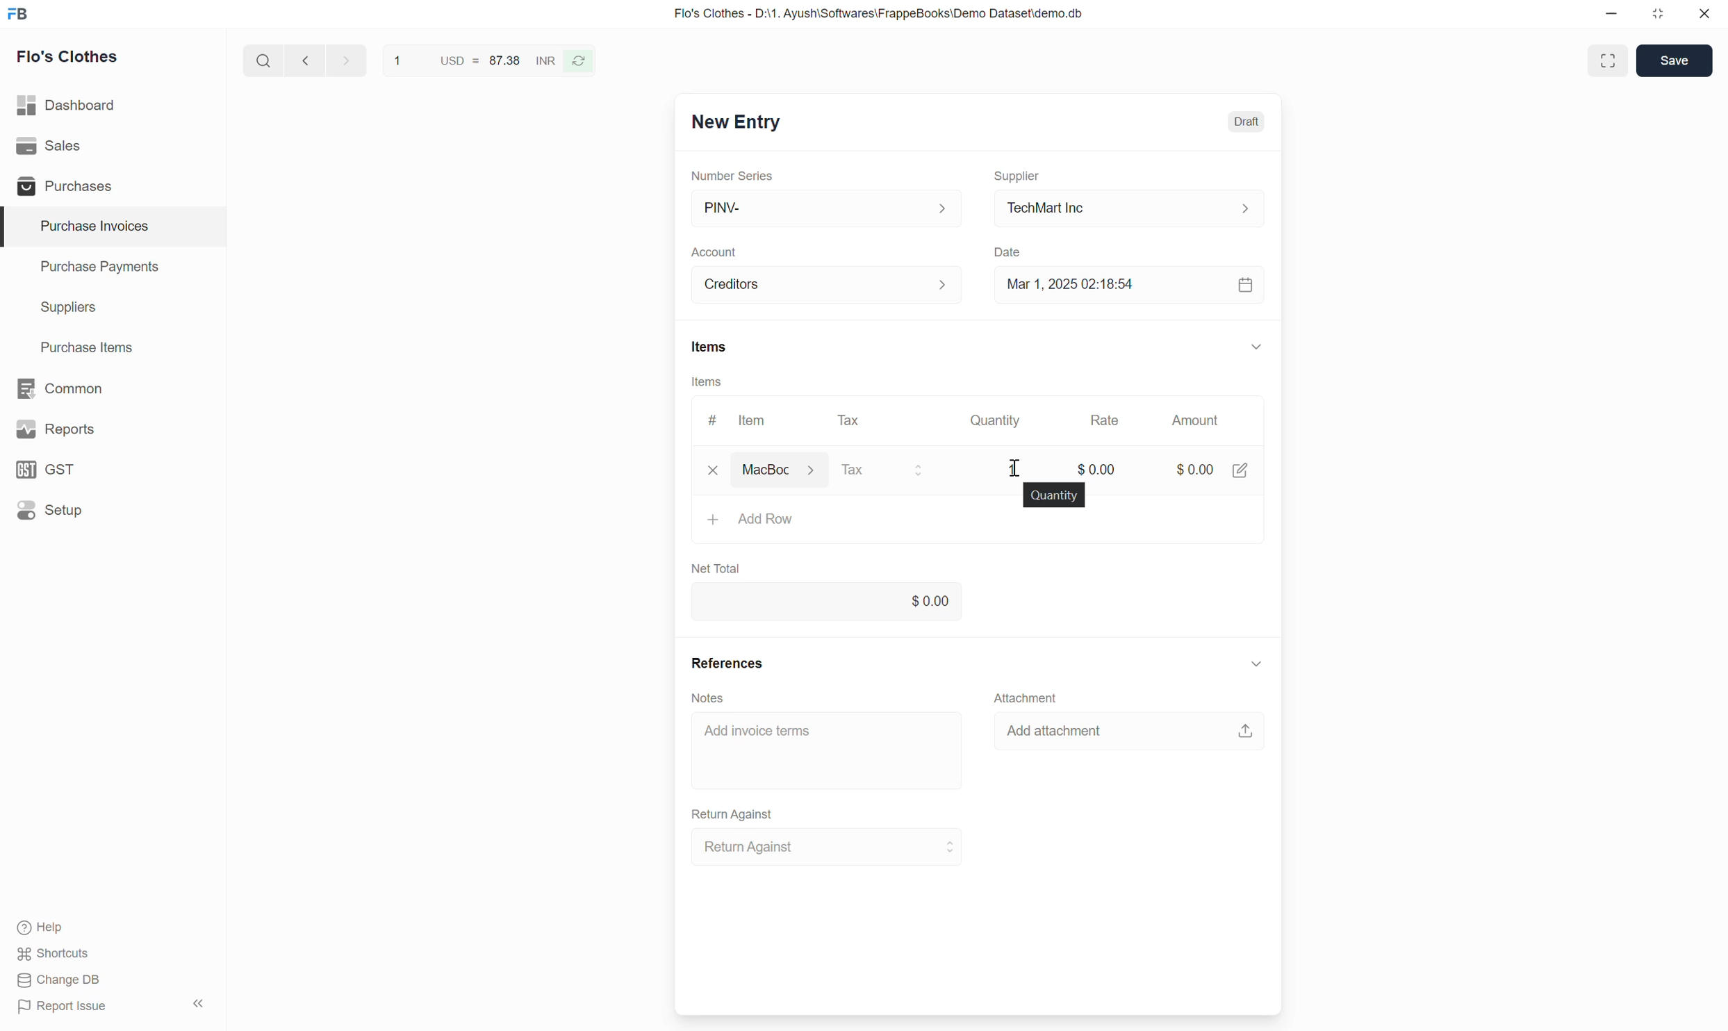 This screenshot has width=1728, height=1031. Describe the element at coordinates (1200, 420) in the screenshot. I see `Amount` at that location.